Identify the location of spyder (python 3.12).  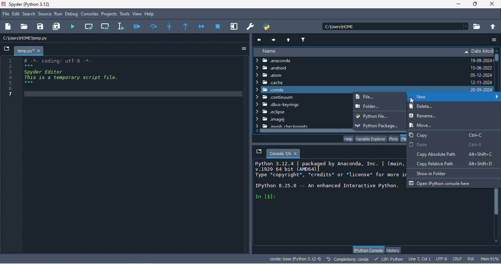
(33, 4).